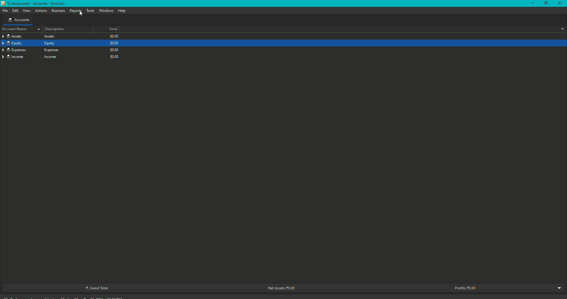  I want to click on Minimize, so click(545, 4).